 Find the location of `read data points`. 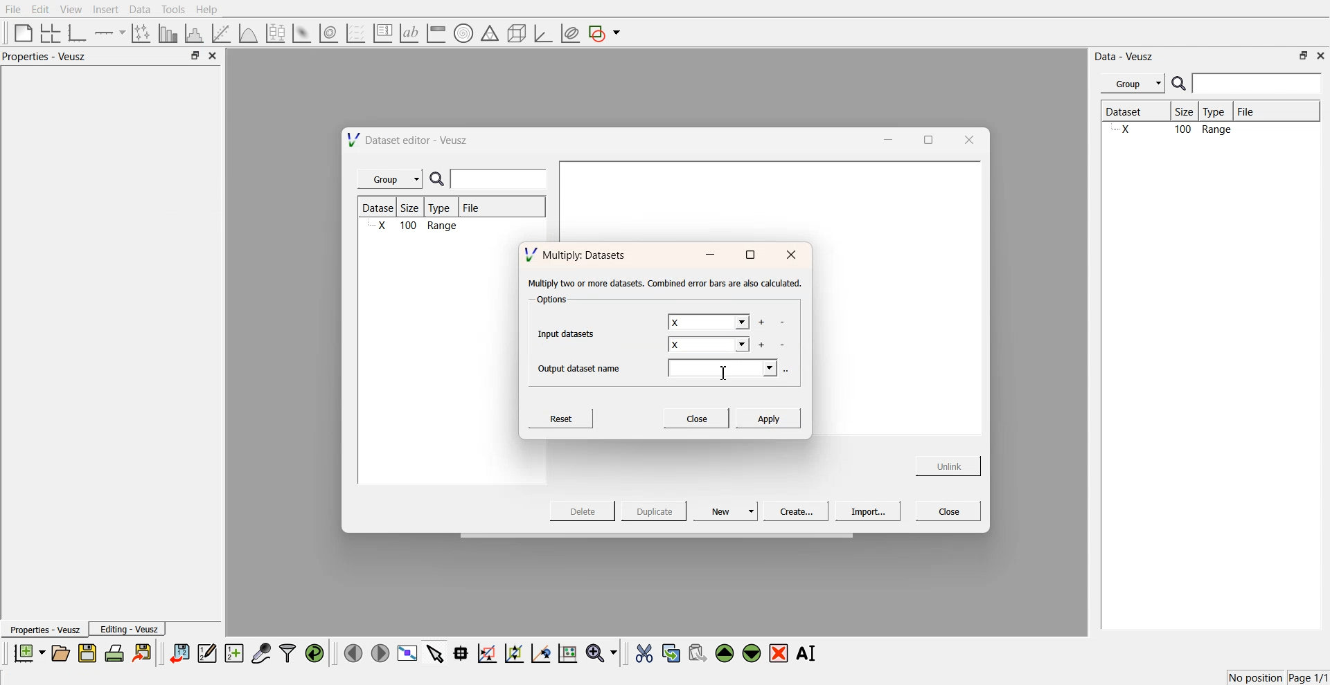

read data points is located at coordinates (461, 653).